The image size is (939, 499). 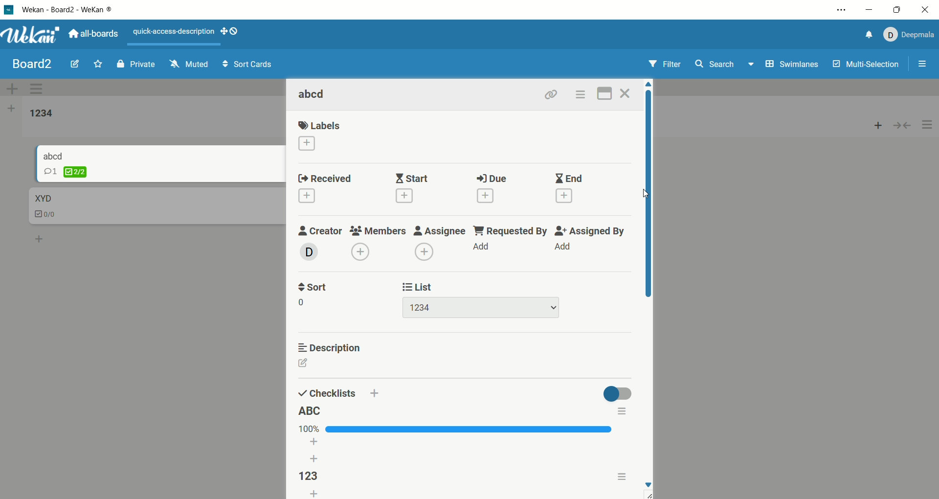 I want to click on assigned by, so click(x=588, y=231).